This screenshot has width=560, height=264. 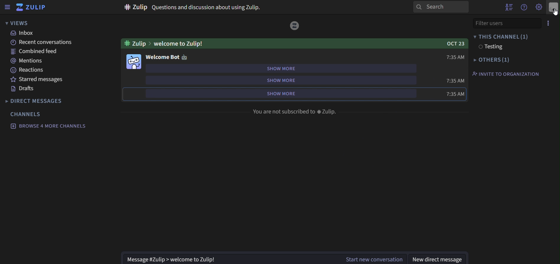 I want to click on new direct message, so click(x=437, y=259).